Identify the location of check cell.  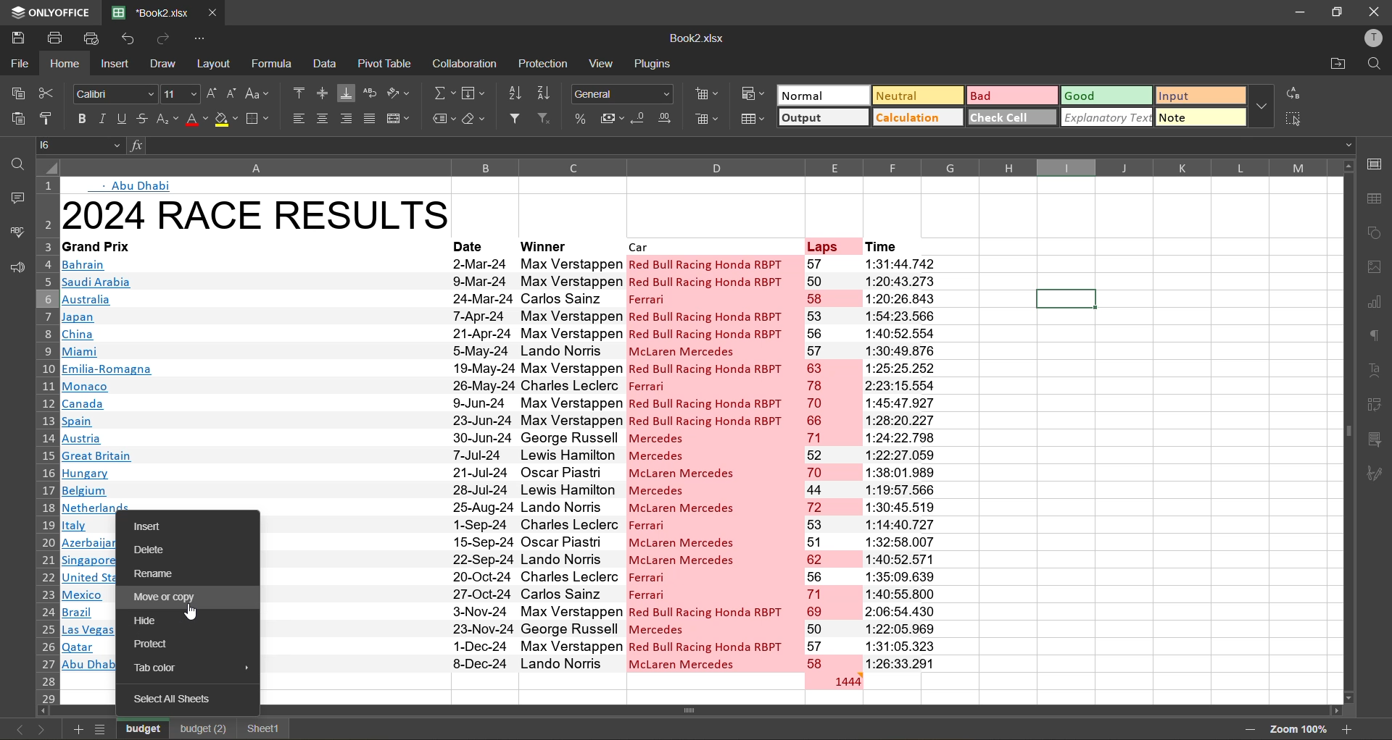
(1012, 117).